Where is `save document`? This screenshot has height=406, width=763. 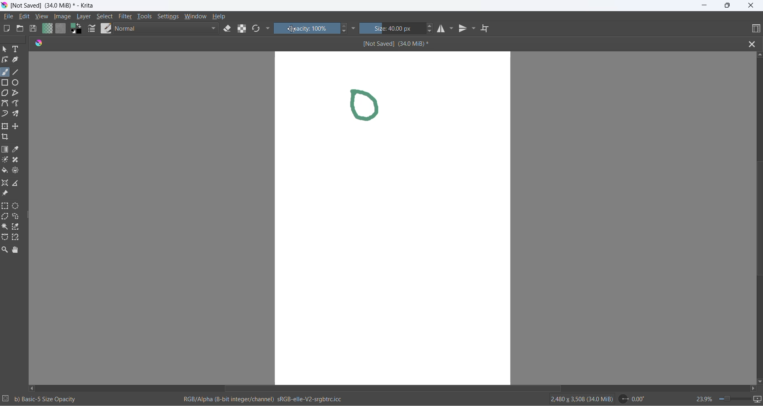
save document is located at coordinates (34, 28).